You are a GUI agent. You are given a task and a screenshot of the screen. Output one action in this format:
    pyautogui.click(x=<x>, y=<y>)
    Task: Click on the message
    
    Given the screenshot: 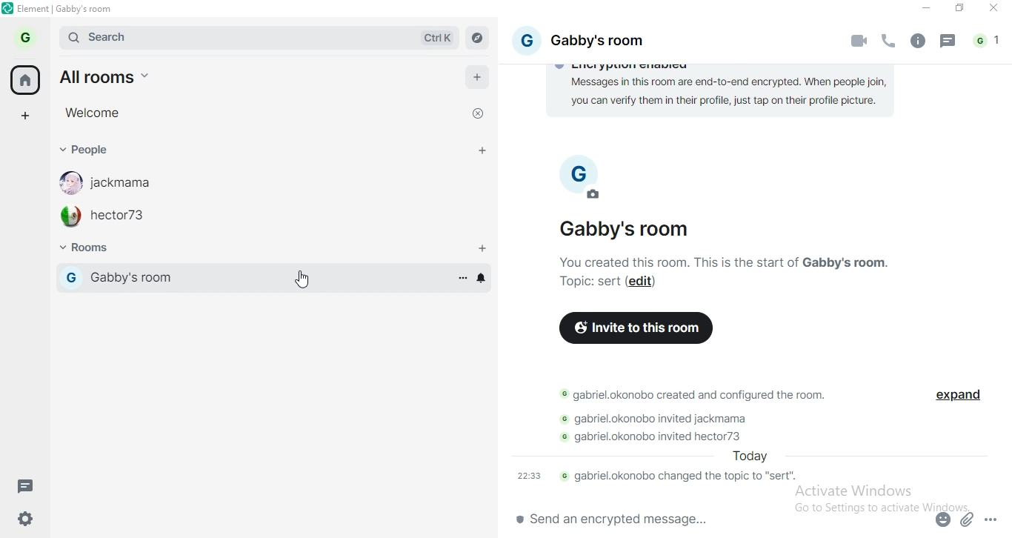 What is the action you would take?
    pyautogui.click(x=30, y=488)
    